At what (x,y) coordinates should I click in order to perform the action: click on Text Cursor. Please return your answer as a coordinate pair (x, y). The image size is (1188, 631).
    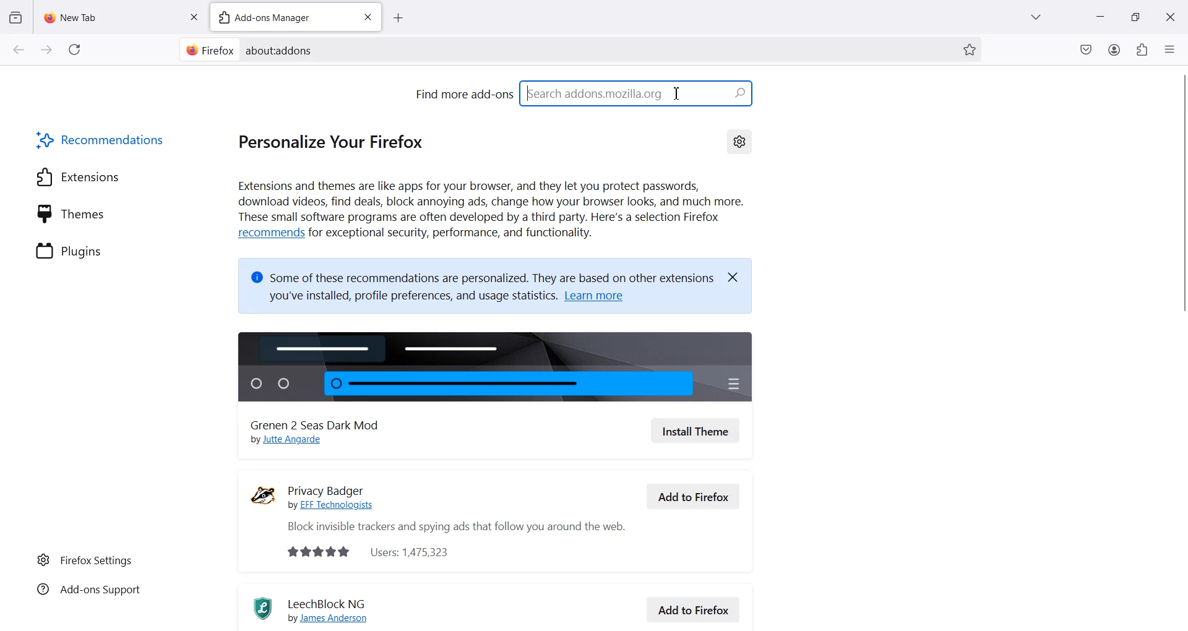
    Looking at the image, I should click on (677, 93).